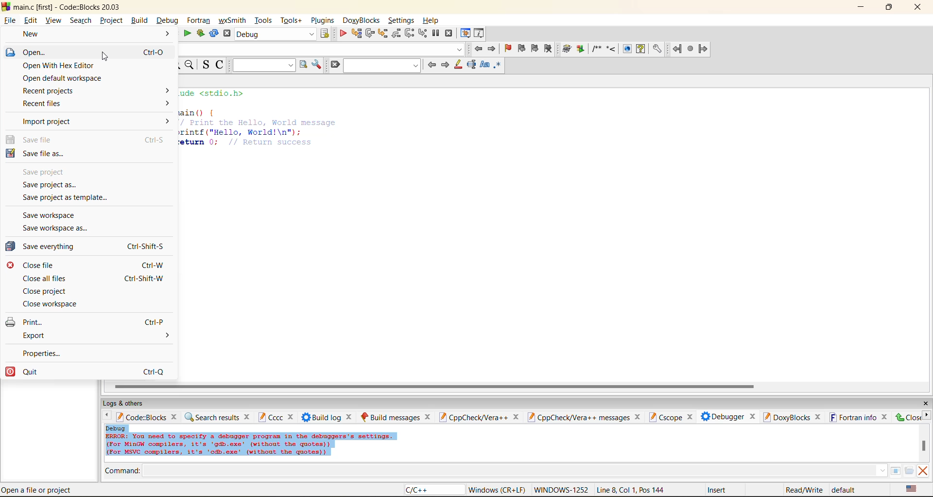 The height and width of the screenshot is (497, 933). I want to click on horizontal scroll bar, so click(434, 387).